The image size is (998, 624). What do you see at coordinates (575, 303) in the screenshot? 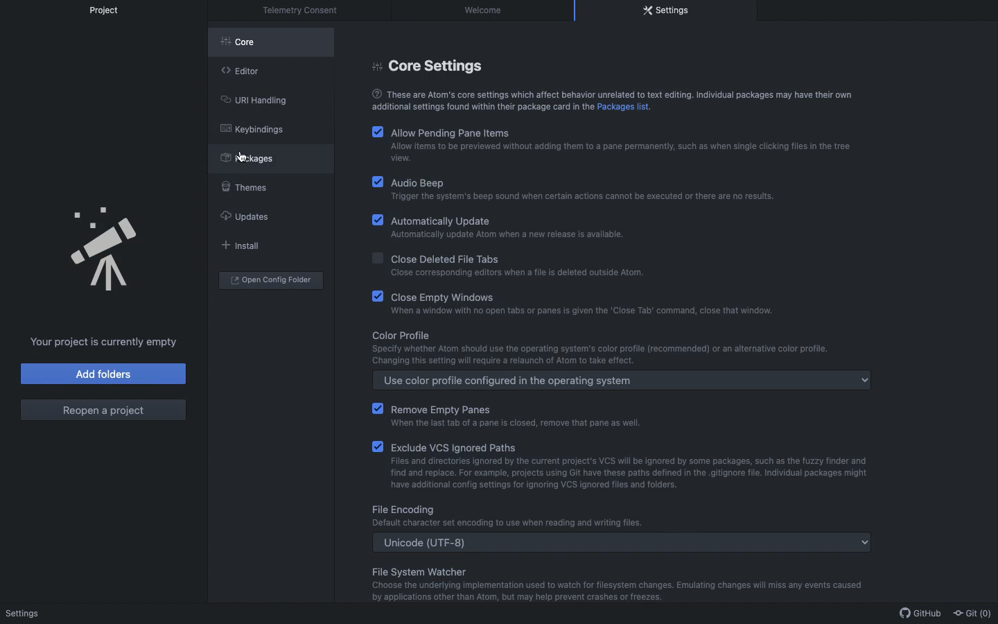
I see `Close Empty Windows. When a window with no open tabs or panes is given the ‘Close Tab’ command, close that window.` at bounding box center [575, 303].